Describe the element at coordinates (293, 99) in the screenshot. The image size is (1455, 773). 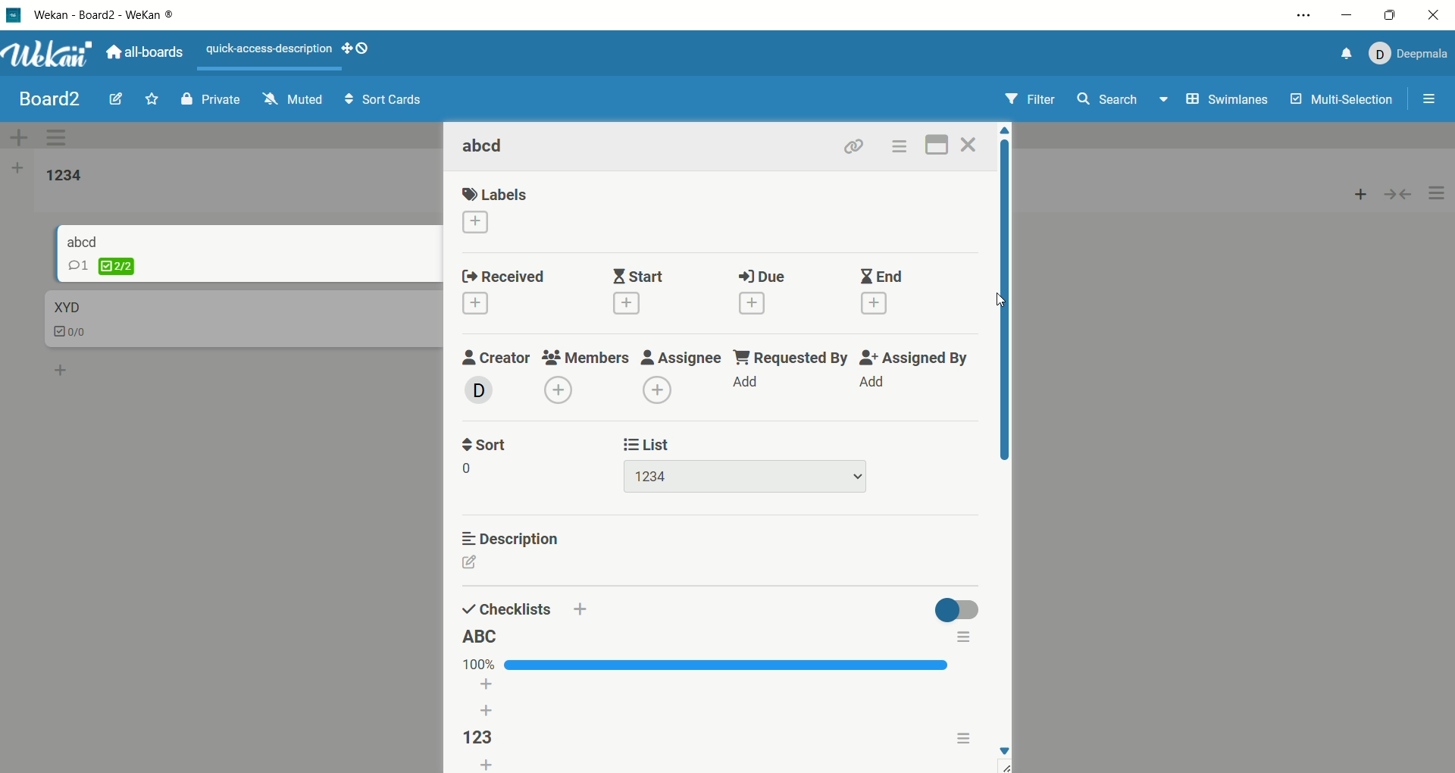
I see `muted` at that location.